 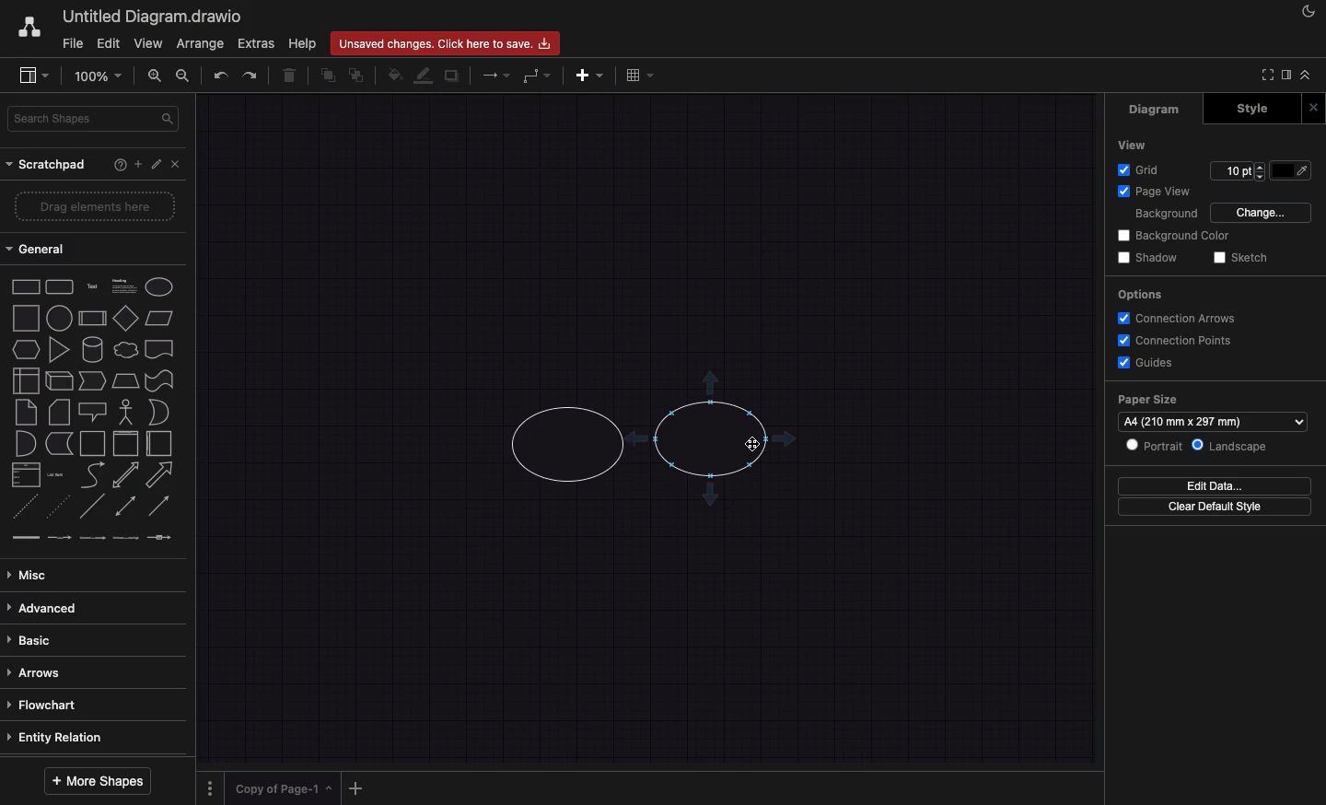 I want to click on document, so click(x=160, y=350).